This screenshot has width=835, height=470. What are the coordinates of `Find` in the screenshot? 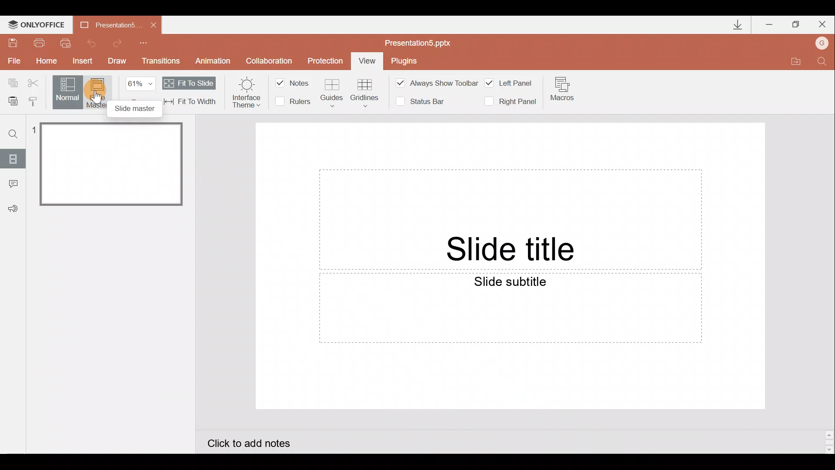 It's located at (10, 131).